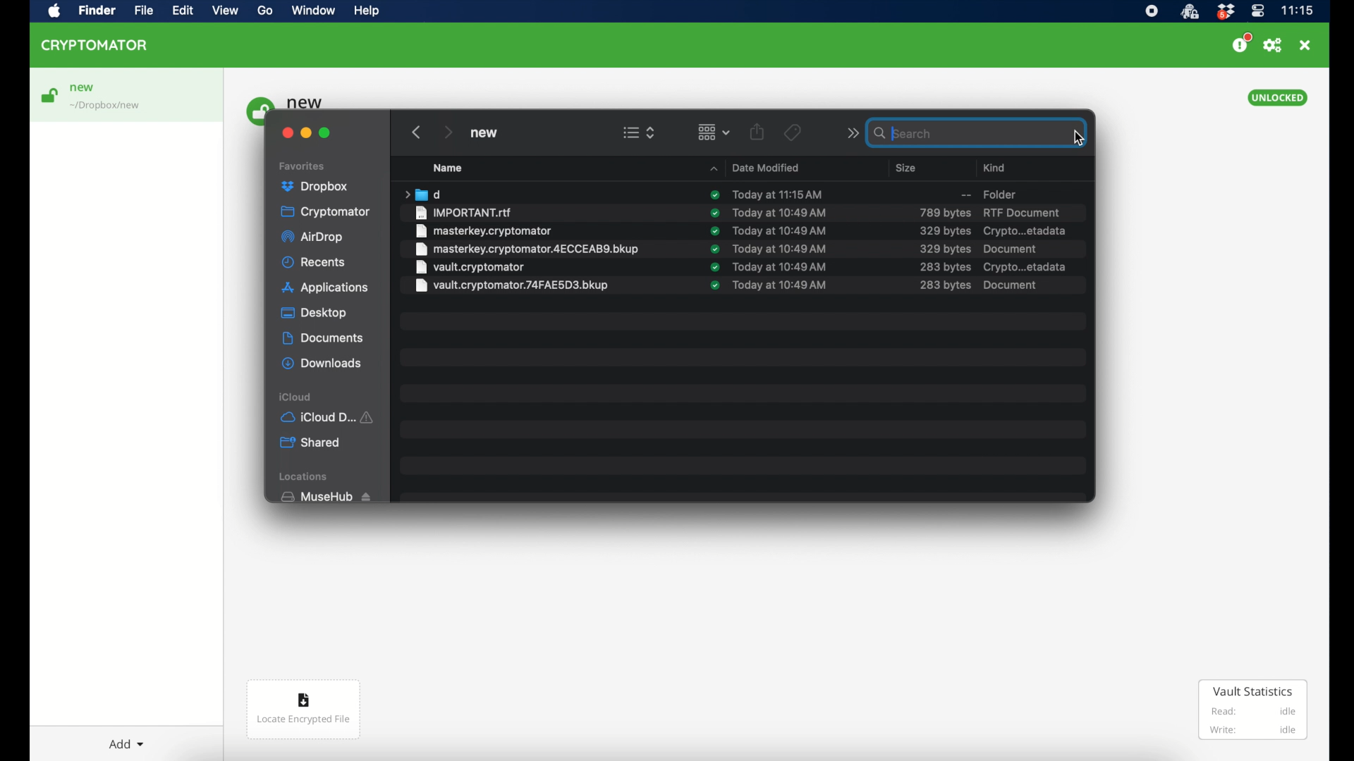 Image resolution: width=1354 pixels, height=761 pixels. What do you see at coordinates (945, 230) in the screenshot?
I see `size` at bounding box center [945, 230].